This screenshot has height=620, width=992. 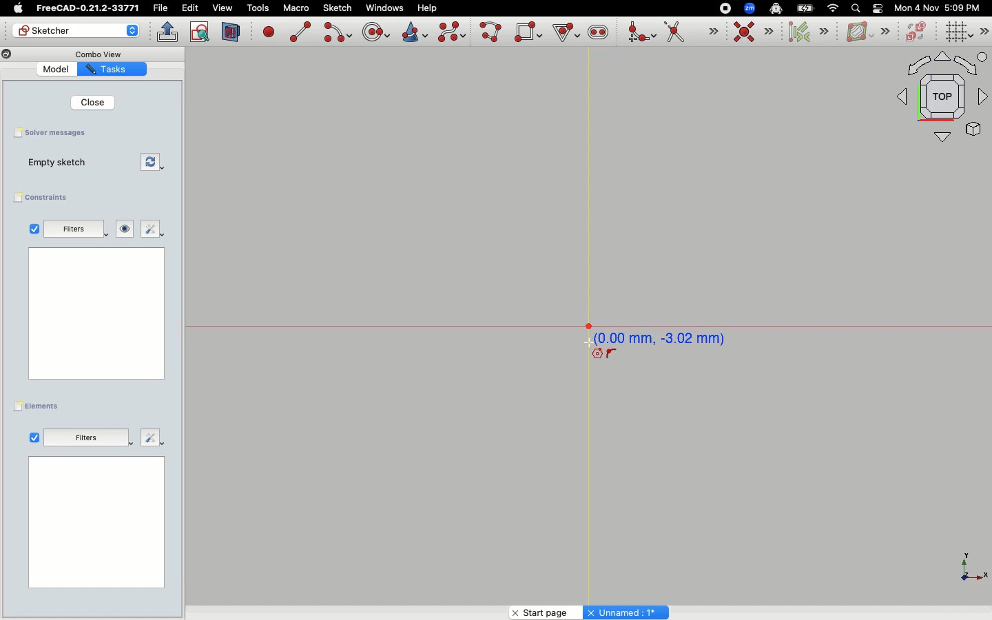 I want to click on Leave sketch, so click(x=168, y=32).